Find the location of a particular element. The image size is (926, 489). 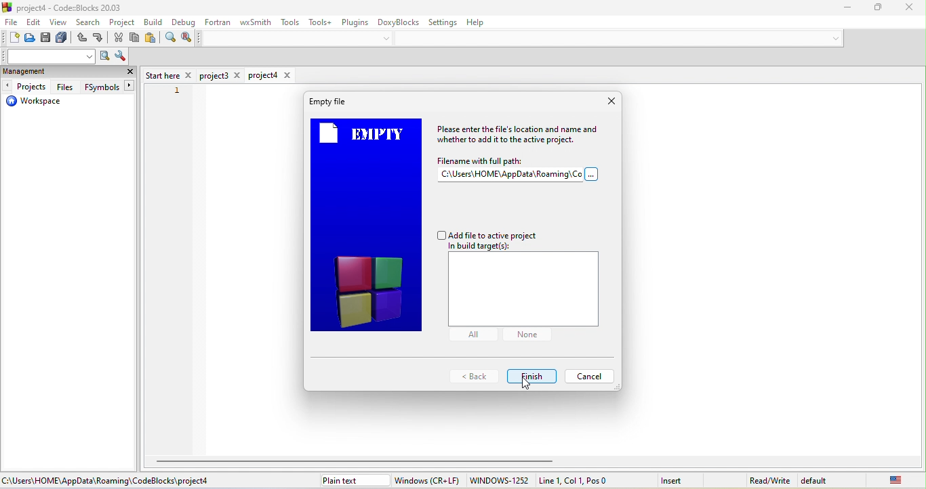

1 is located at coordinates (174, 93).